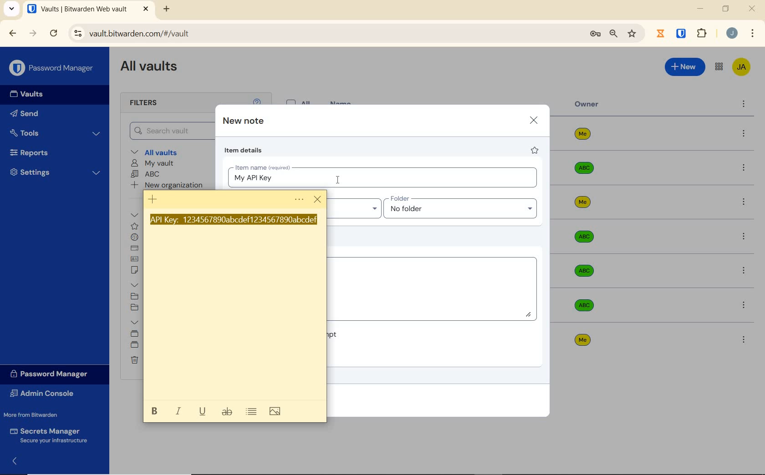 This screenshot has height=475, width=765. I want to click on Default collection, so click(134, 334).